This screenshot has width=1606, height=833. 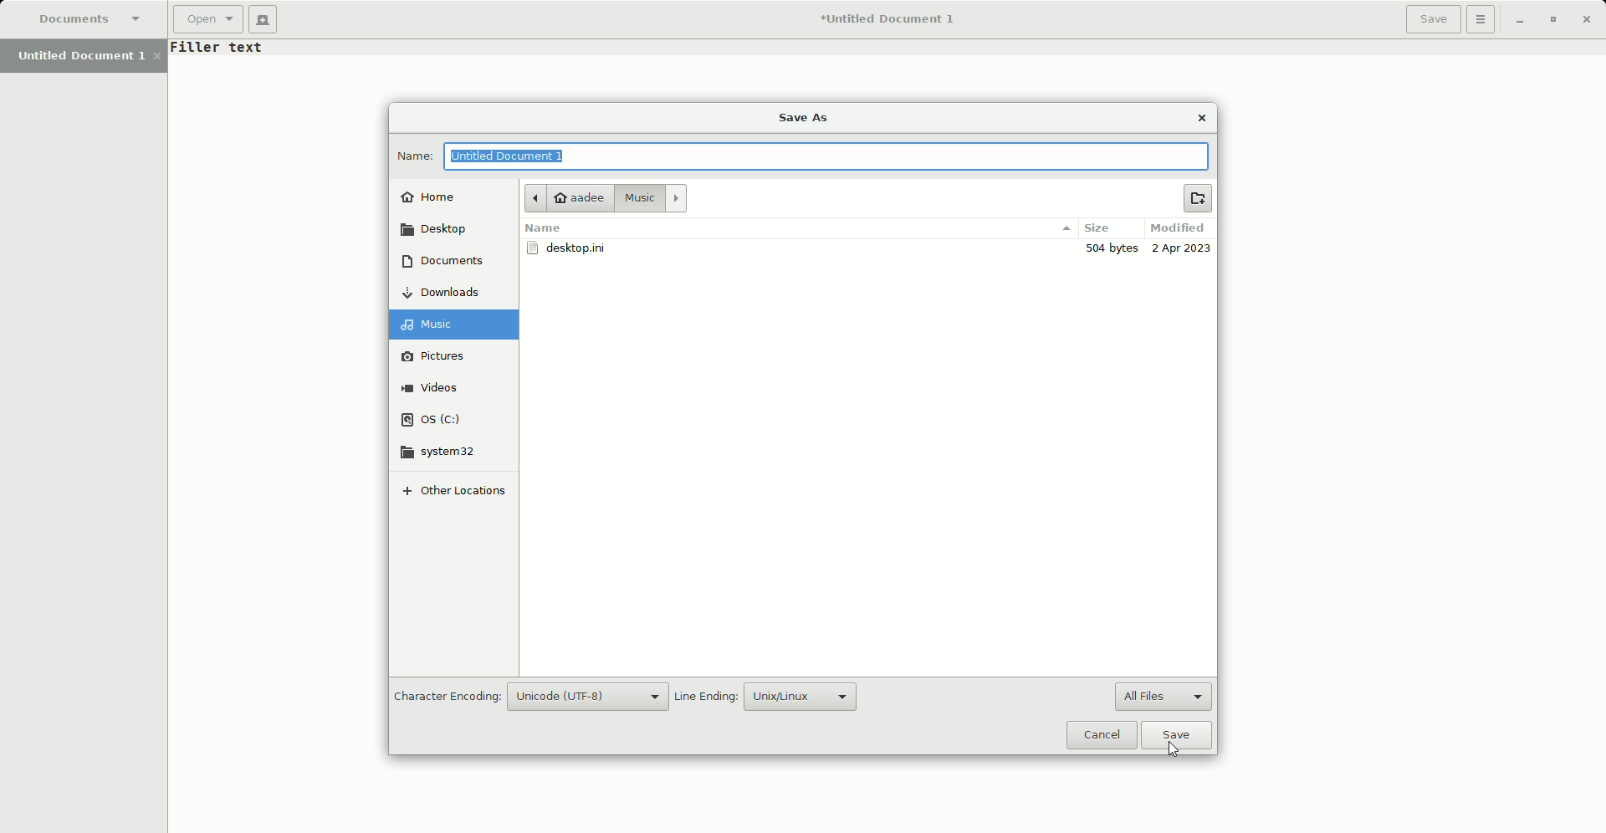 I want to click on desktop.ini, so click(x=571, y=250).